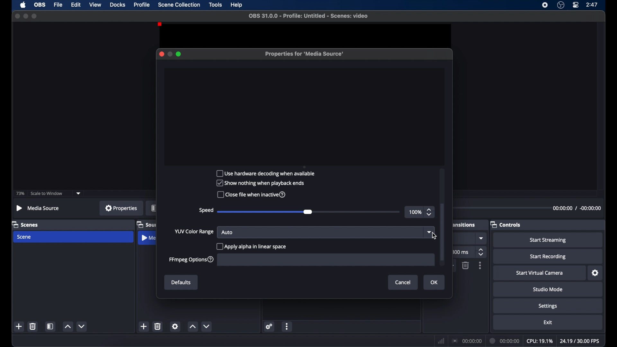 This screenshot has width=617, height=347. I want to click on close, so click(17, 16).